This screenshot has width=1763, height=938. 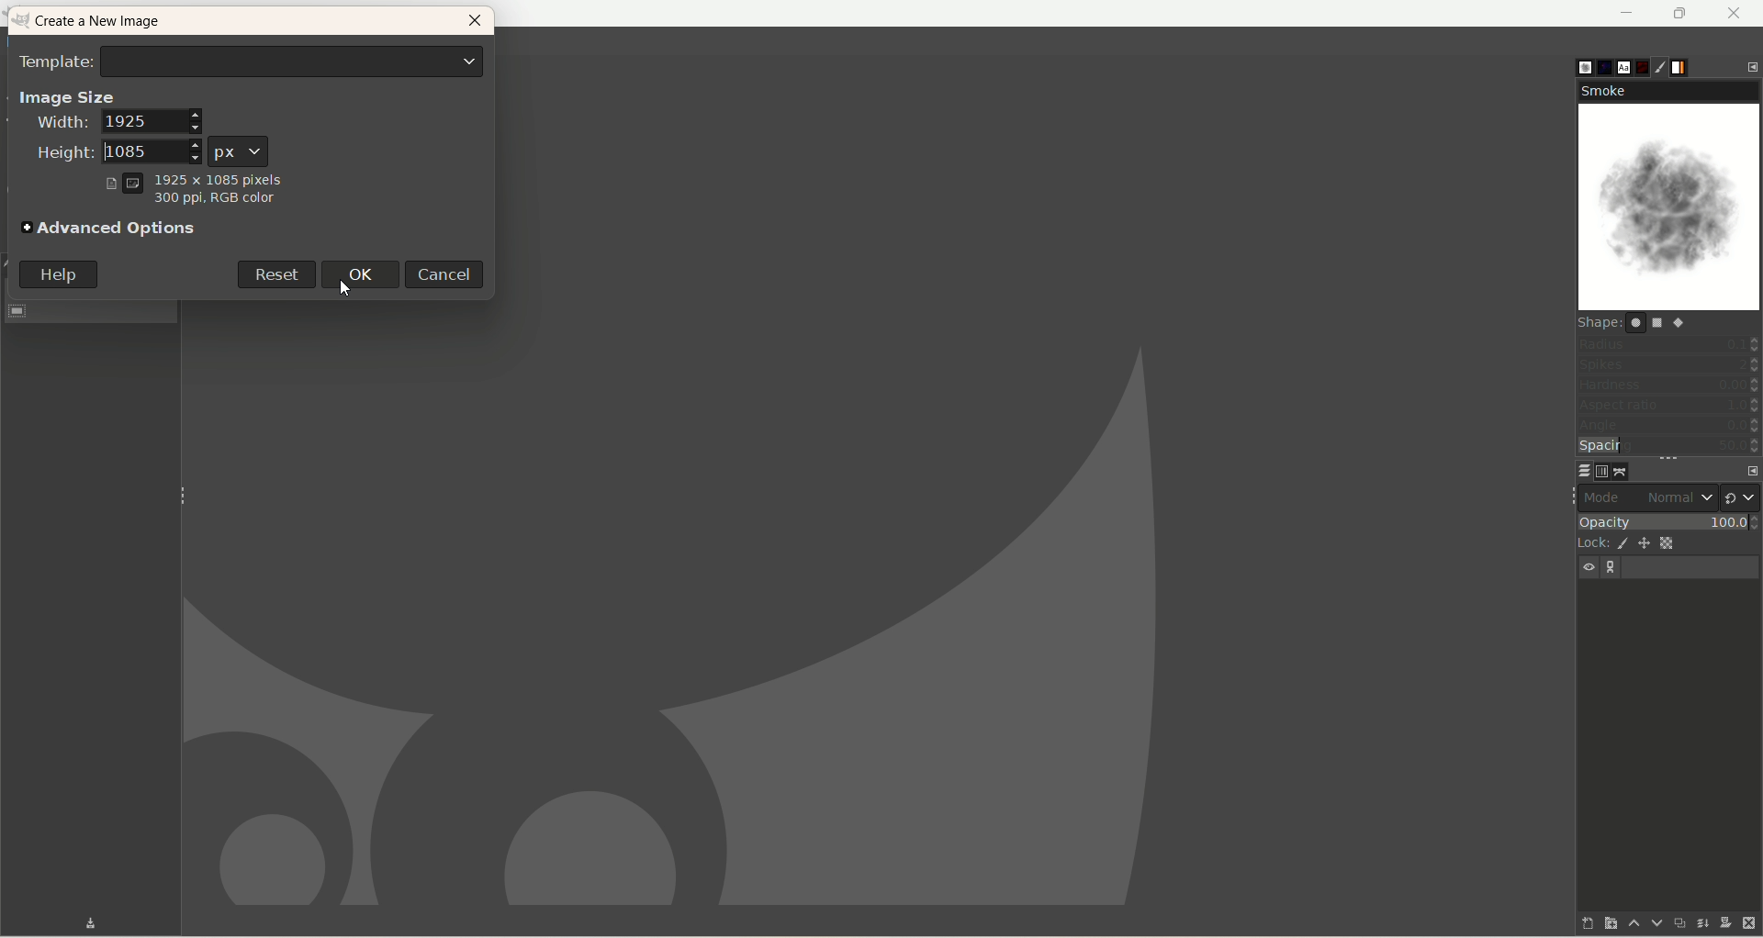 What do you see at coordinates (1669, 447) in the screenshot?
I see `spacing` at bounding box center [1669, 447].